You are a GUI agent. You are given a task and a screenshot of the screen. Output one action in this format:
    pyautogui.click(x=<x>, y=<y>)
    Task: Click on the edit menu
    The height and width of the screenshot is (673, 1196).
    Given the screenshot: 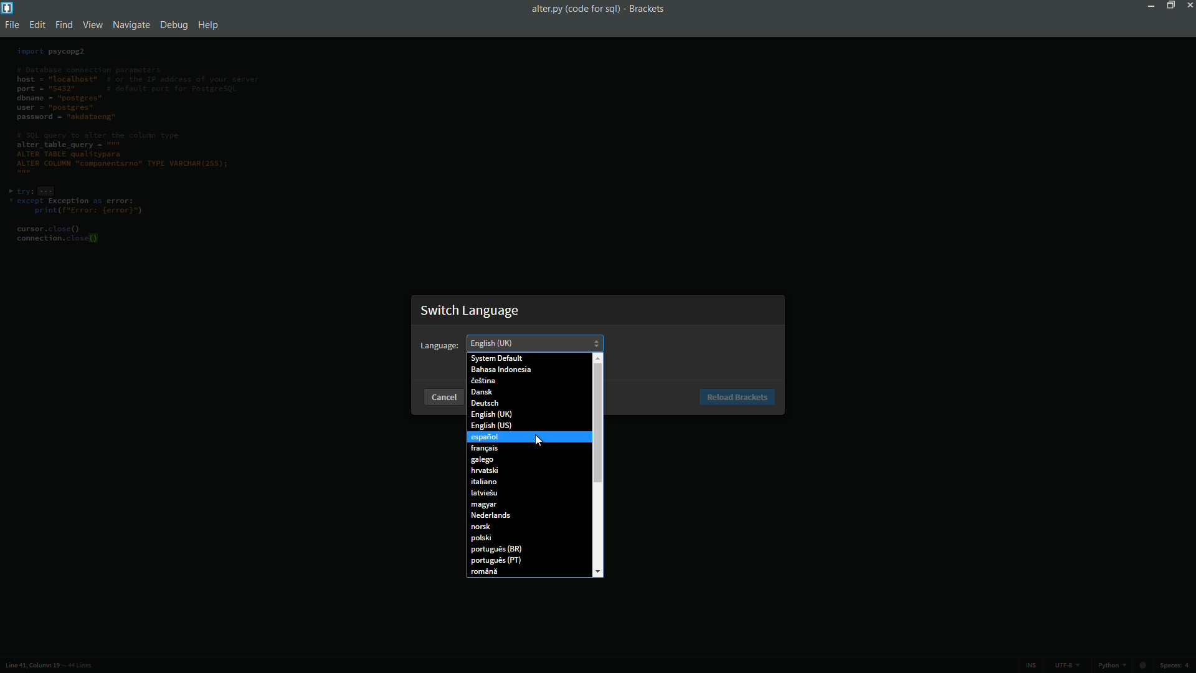 What is the action you would take?
    pyautogui.click(x=37, y=24)
    